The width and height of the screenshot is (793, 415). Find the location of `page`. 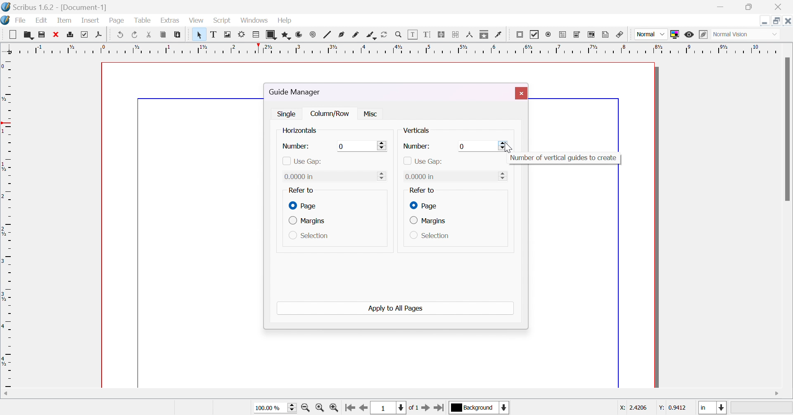

page is located at coordinates (304, 206).